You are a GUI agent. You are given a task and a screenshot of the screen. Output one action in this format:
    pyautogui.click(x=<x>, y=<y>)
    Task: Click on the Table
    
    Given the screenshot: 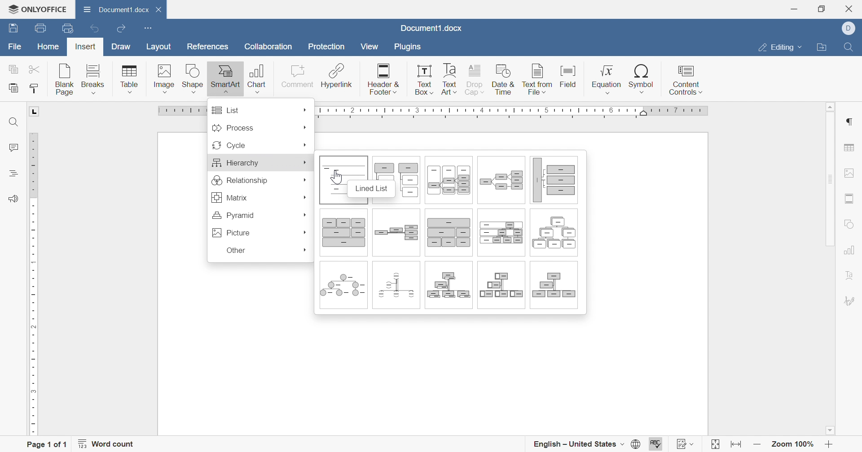 What is the action you would take?
    pyautogui.click(x=130, y=79)
    